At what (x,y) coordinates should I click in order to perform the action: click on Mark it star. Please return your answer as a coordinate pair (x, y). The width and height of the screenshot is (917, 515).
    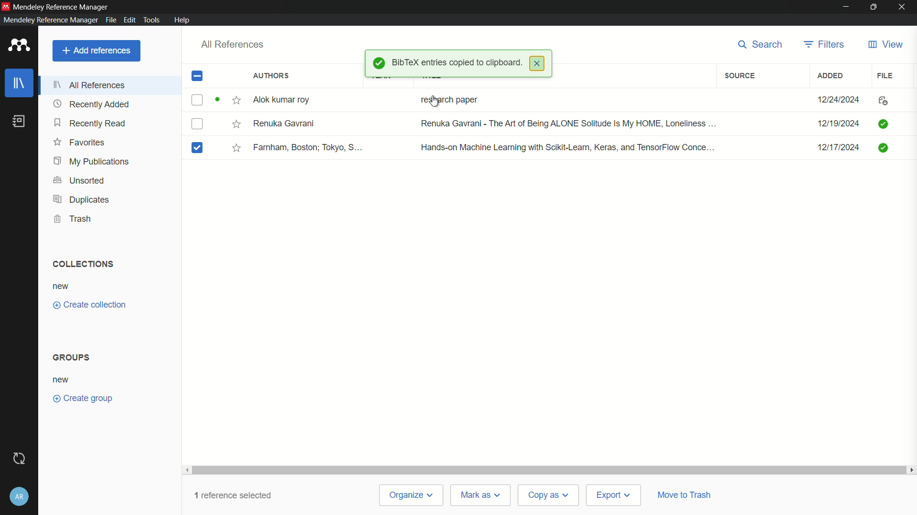
    Looking at the image, I should click on (237, 99).